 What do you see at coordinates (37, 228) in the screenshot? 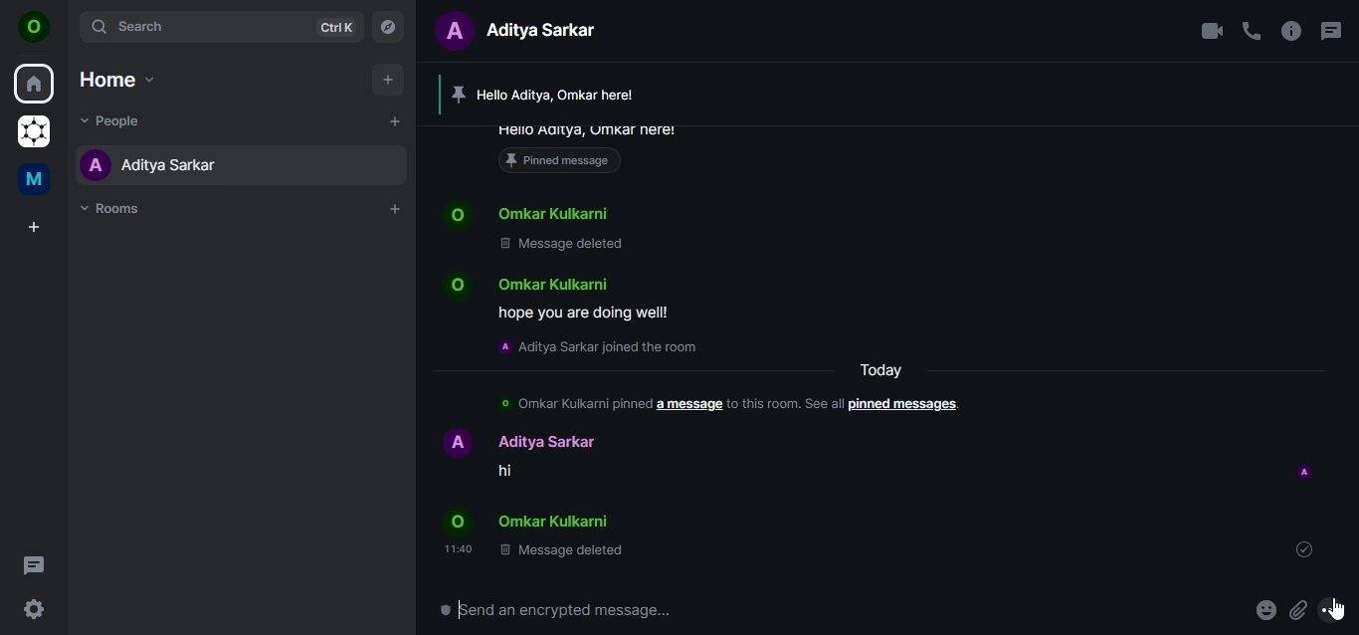
I see `create a space` at bounding box center [37, 228].